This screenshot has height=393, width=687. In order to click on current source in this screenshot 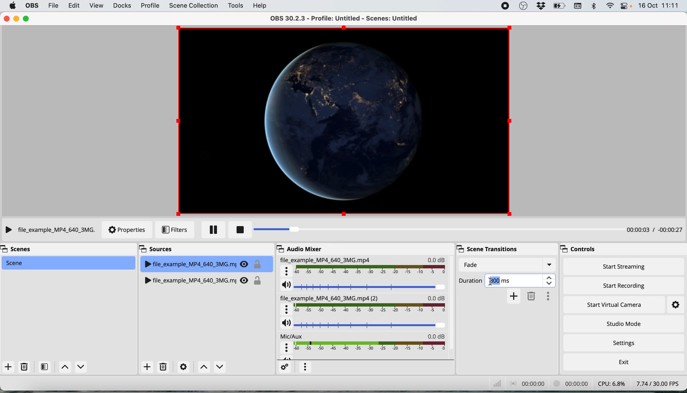, I will do `click(49, 230)`.